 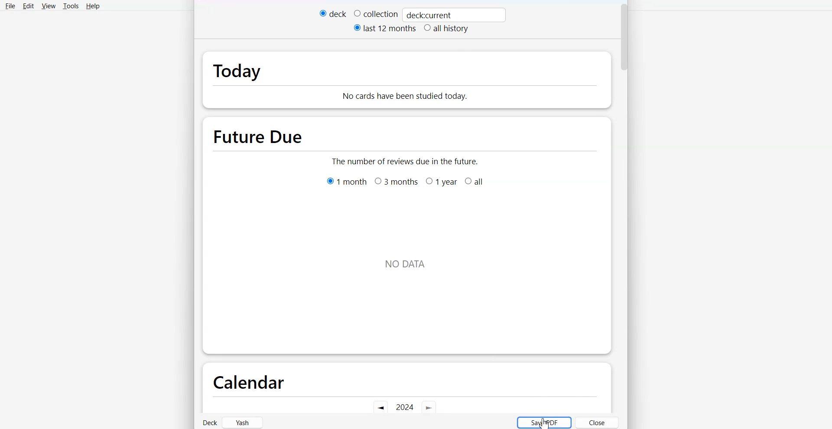 What do you see at coordinates (260, 133) in the screenshot?
I see `Future Due` at bounding box center [260, 133].